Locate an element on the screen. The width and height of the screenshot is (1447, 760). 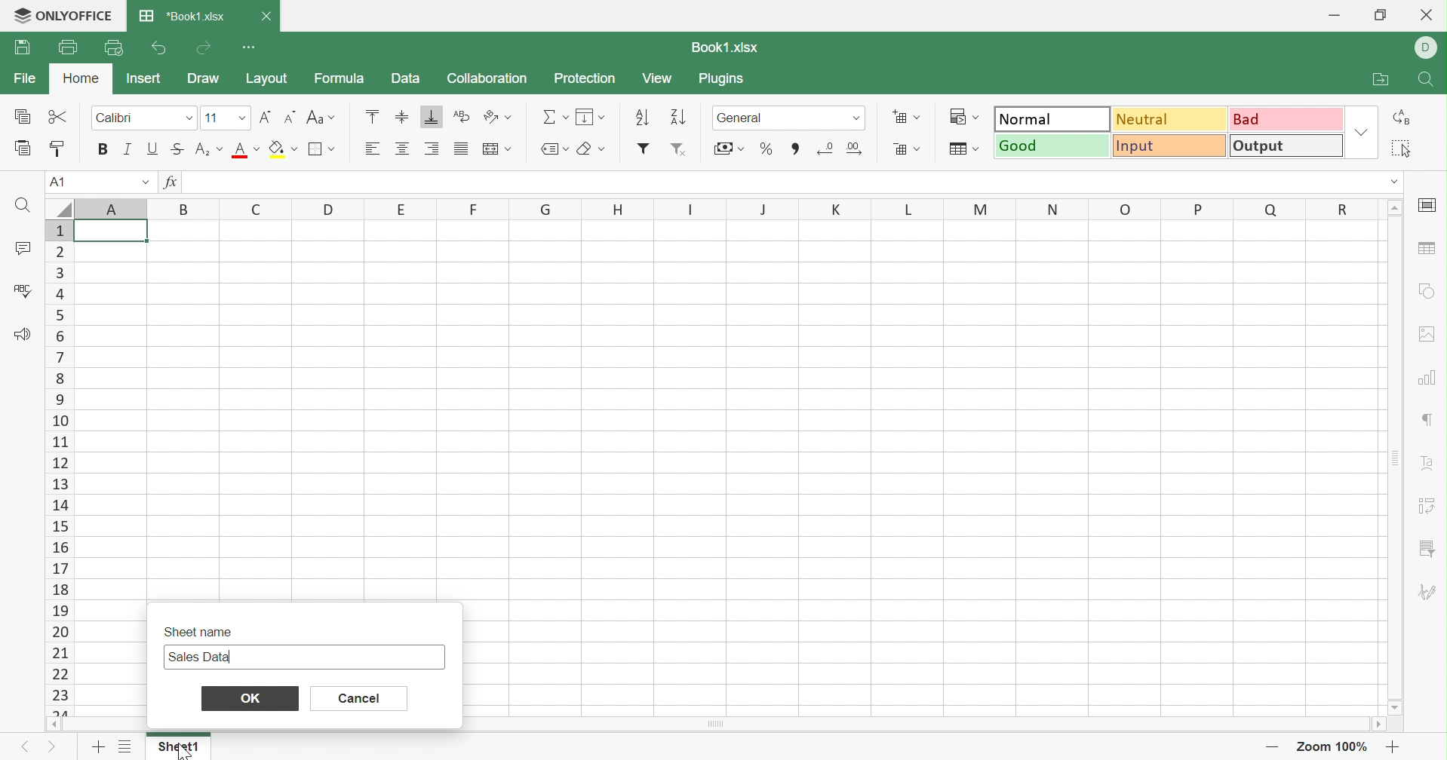
Collaboration is located at coordinates (487, 78).